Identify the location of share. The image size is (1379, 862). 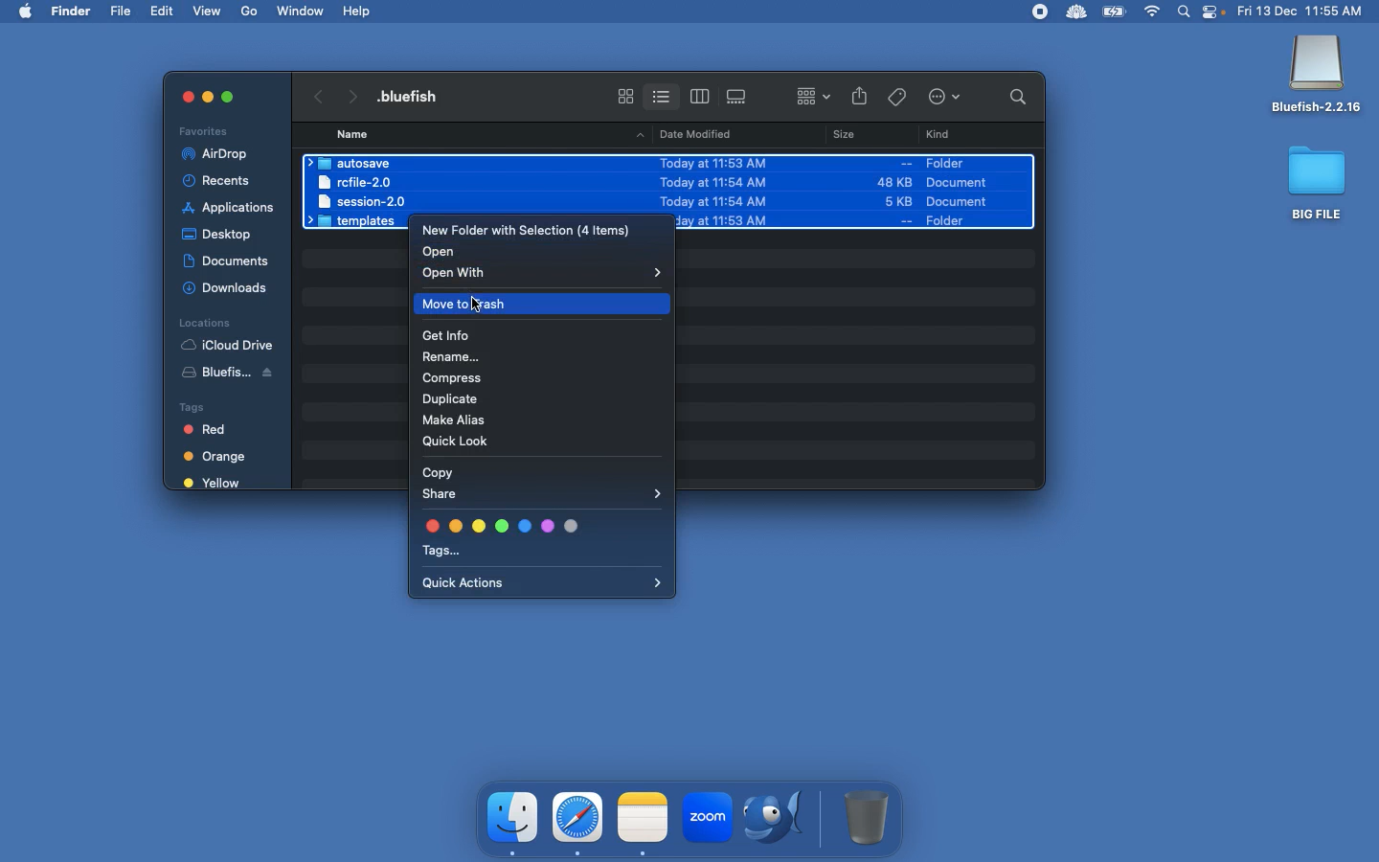
(860, 98).